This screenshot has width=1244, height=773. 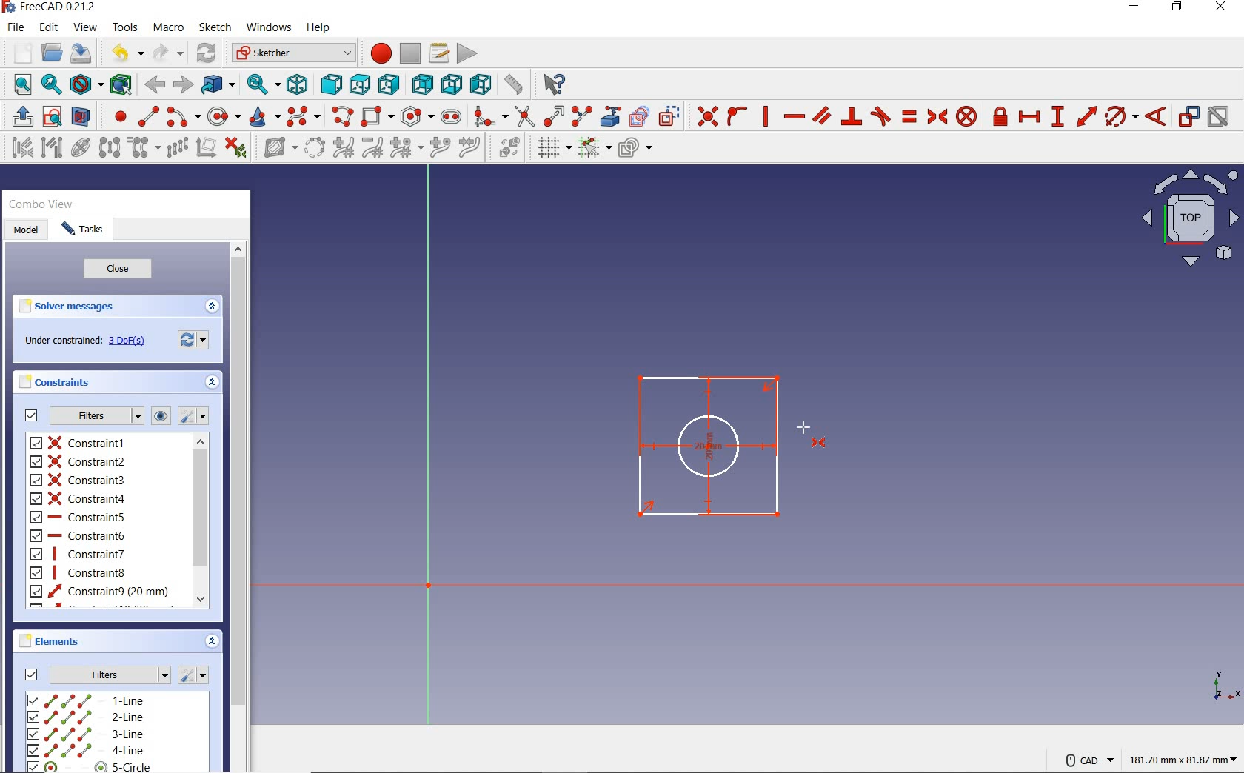 I want to click on insert knot, so click(x=439, y=149).